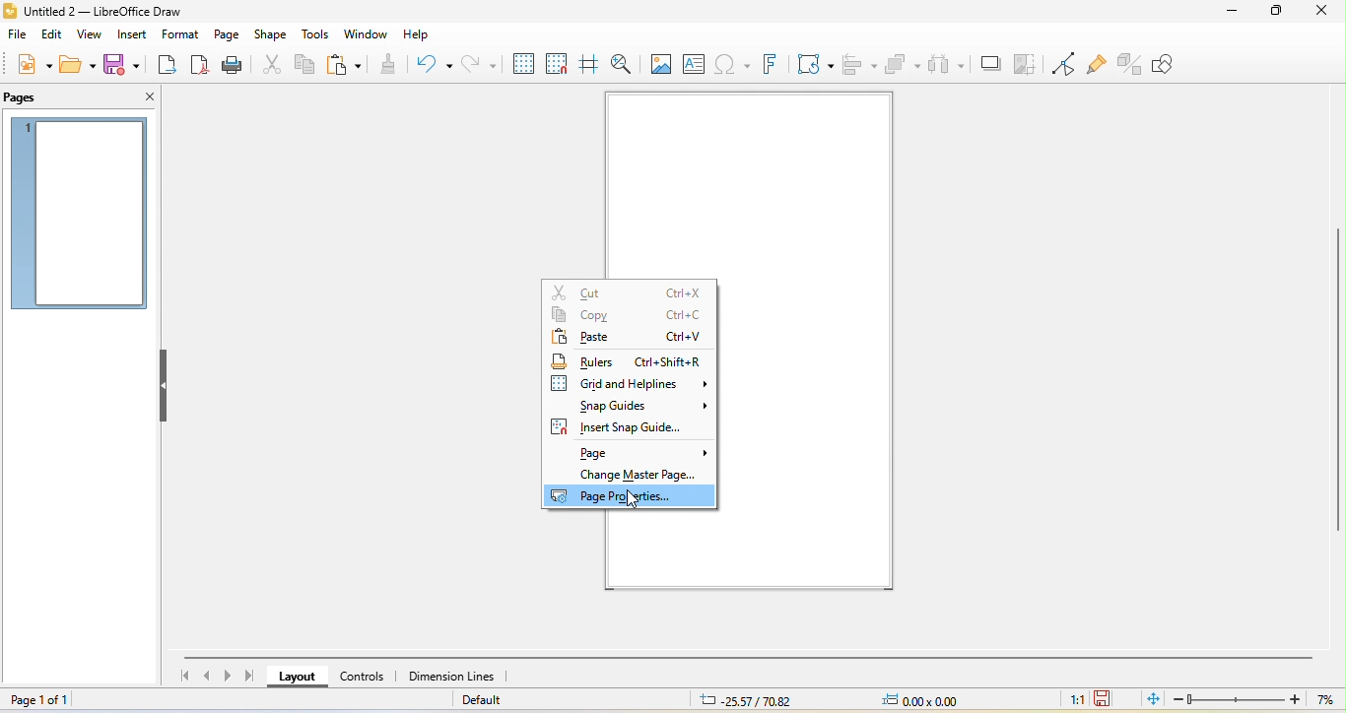 This screenshot has width=1346, height=713. I want to click on show gluepoint function, so click(1094, 65).